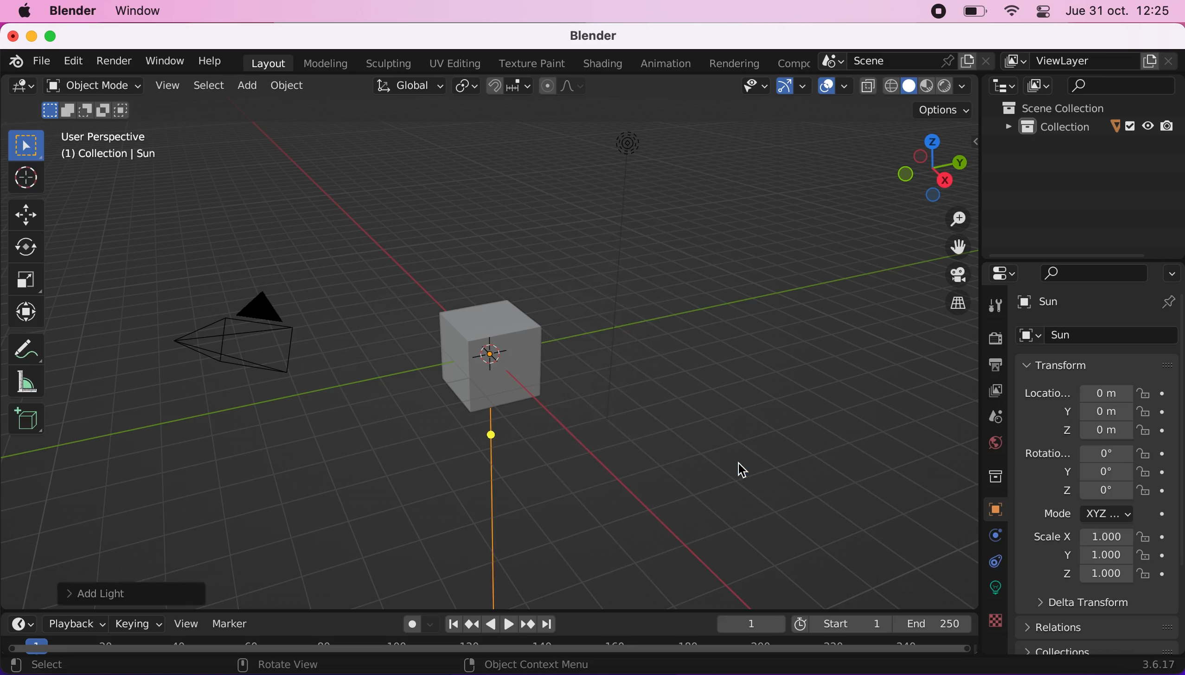  Describe the element at coordinates (264, 63) in the screenshot. I see `layout` at that location.